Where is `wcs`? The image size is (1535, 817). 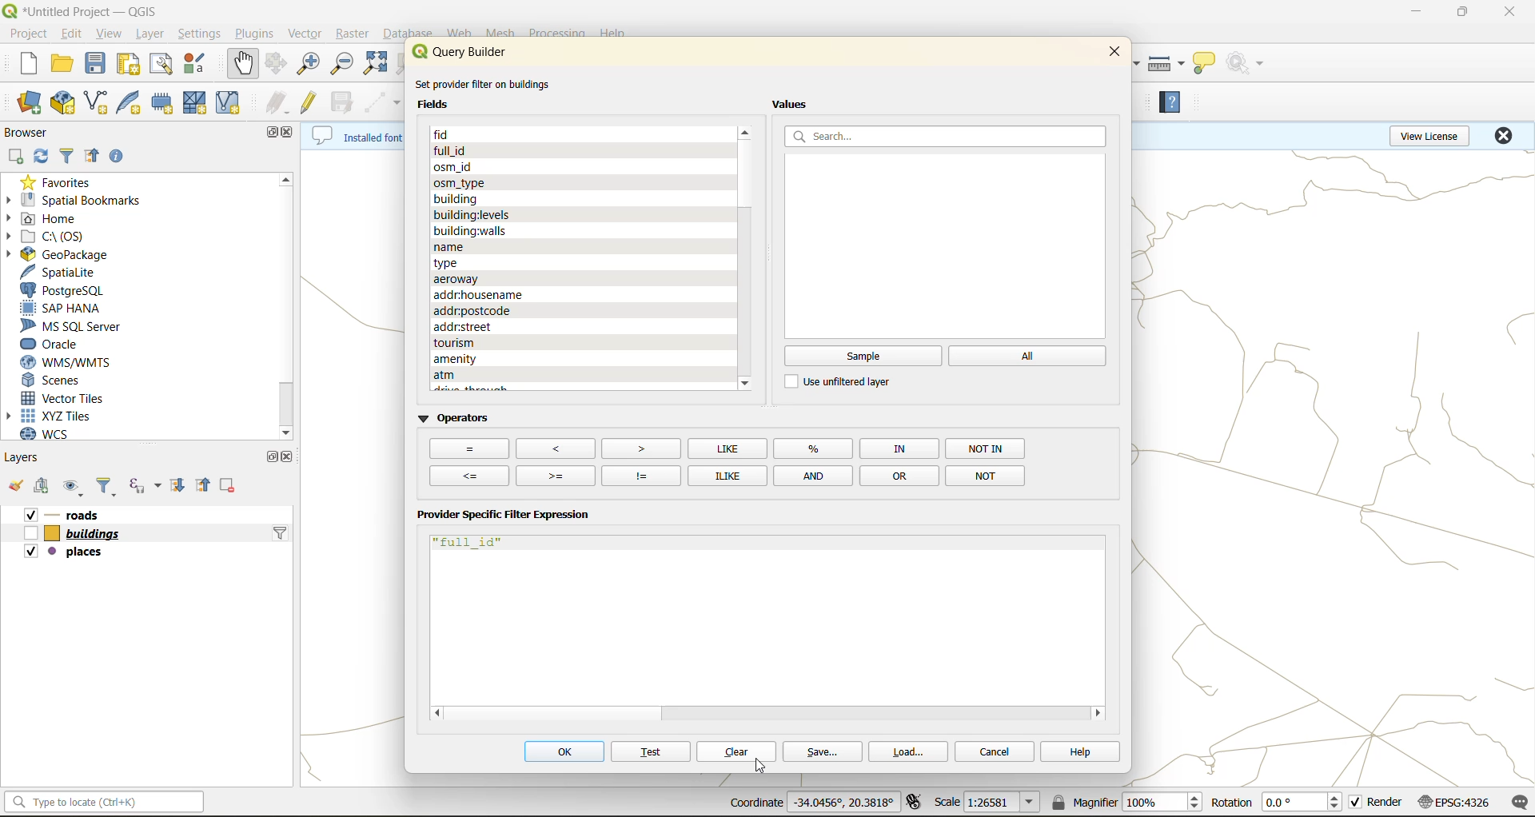 wcs is located at coordinates (56, 434).